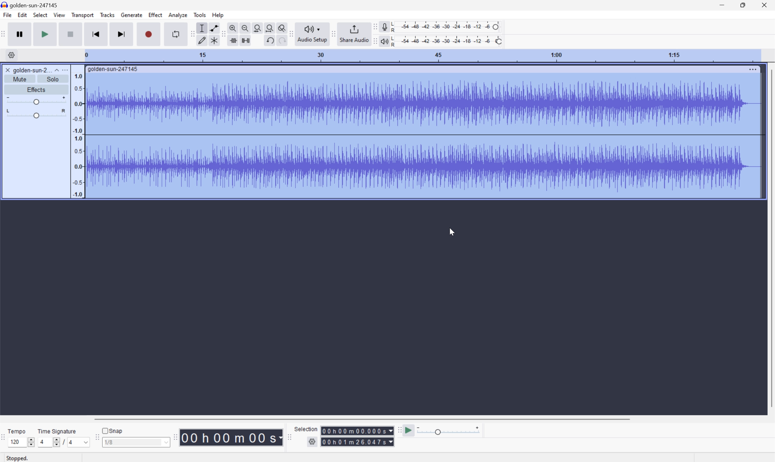 The width and height of the screenshot is (775, 462). What do you see at coordinates (234, 27) in the screenshot?
I see `Zoom in` at bounding box center [234, 27].